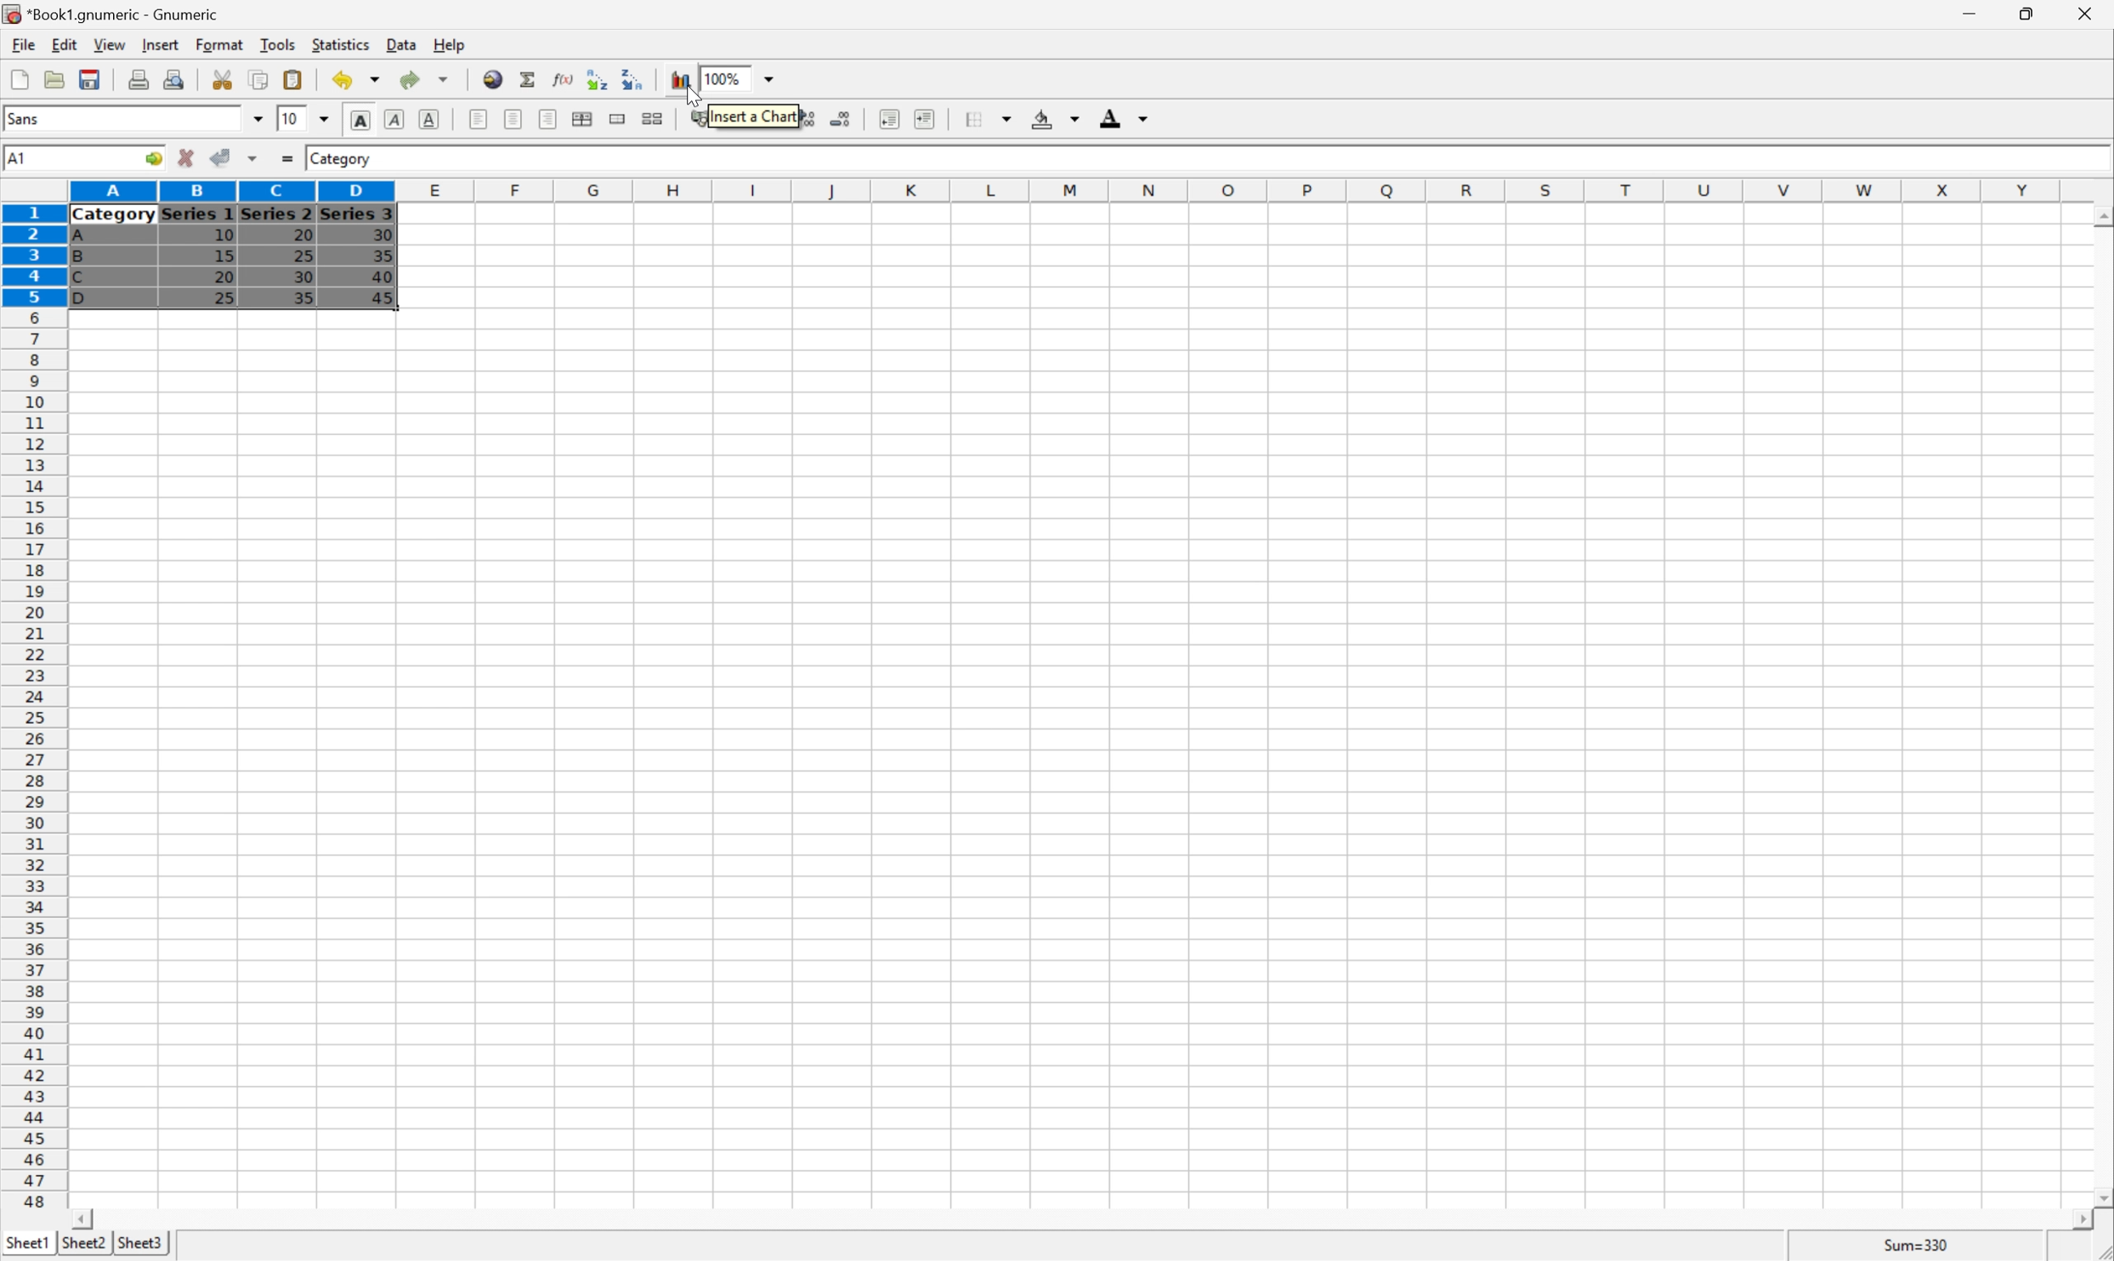 The width and height of the screenshot is (2114, 1261). Describe the element at coordinates (224, 299) in the screenshot. I see `25` at that location.